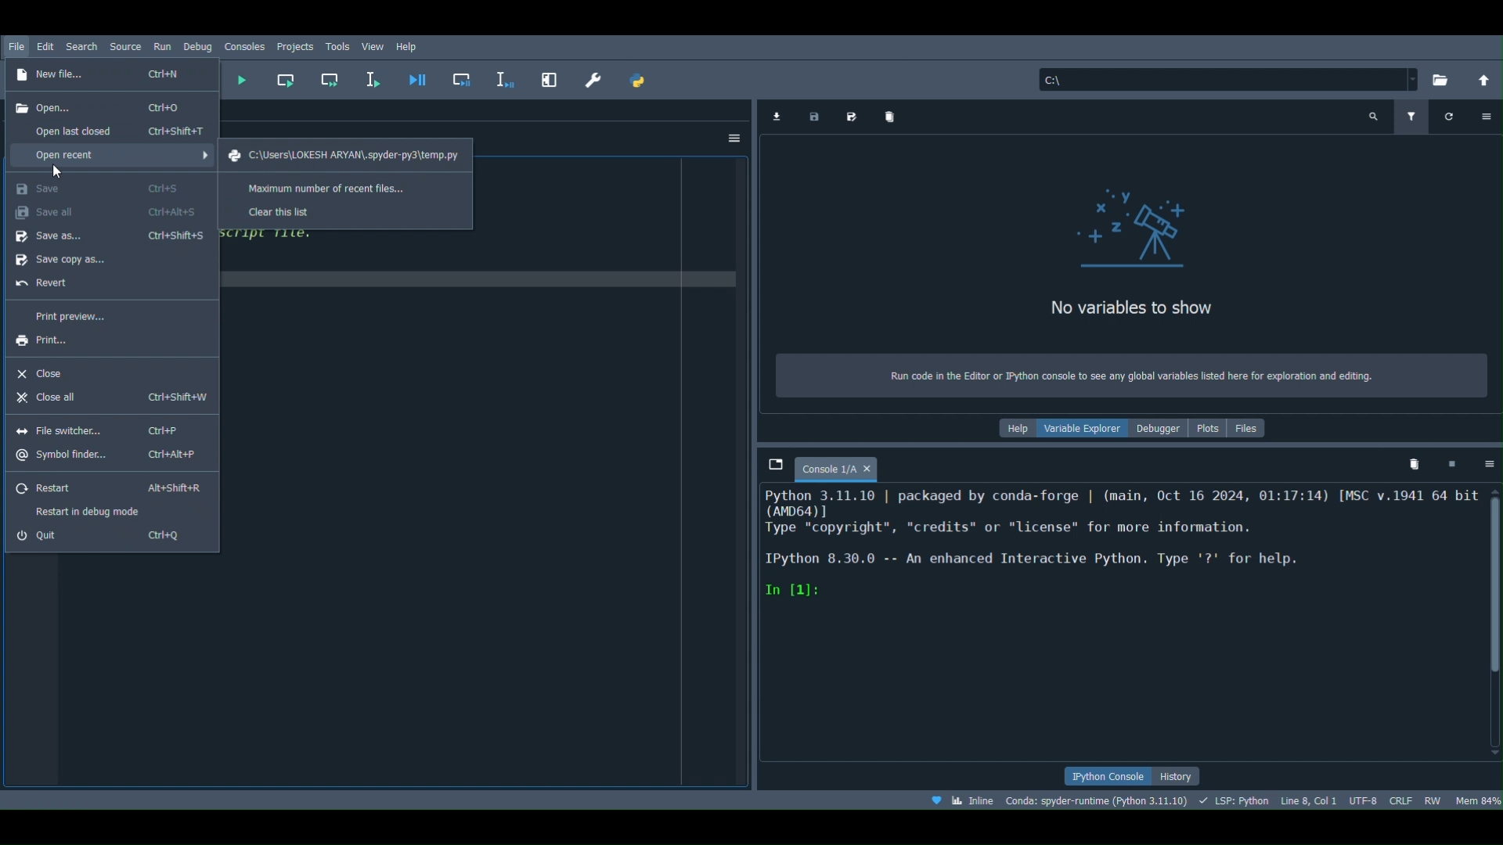  What do you see at coordinates (102, 538) in the screenshot?
I see `Quit` at bounding box center [102, 538].